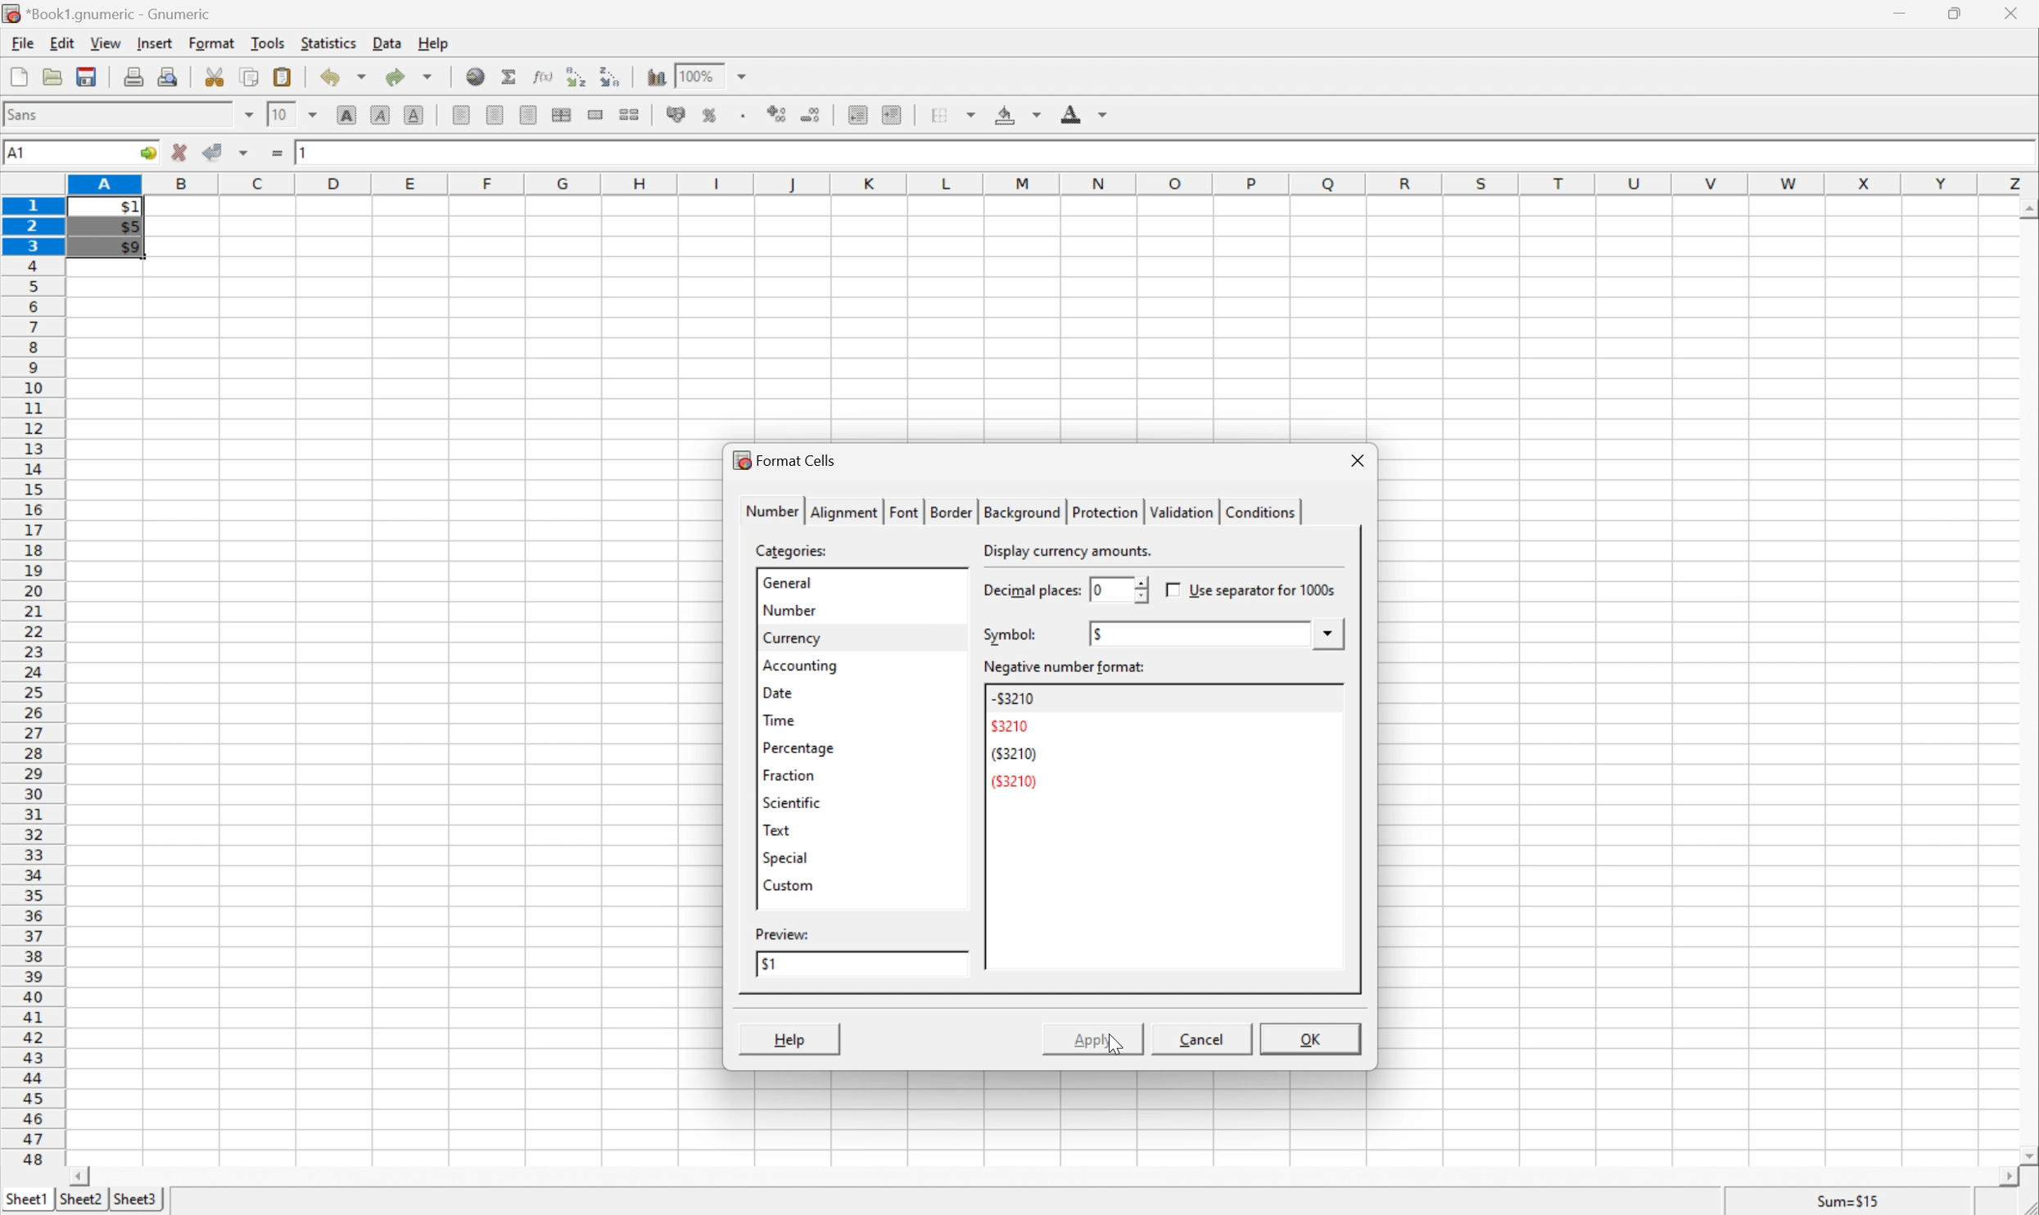 Image resolution: width=2039 pixels, height=1215 pixels. Describe the element at coordinates (2026, 210) in the screenshot. I see `scroll up` at that location.